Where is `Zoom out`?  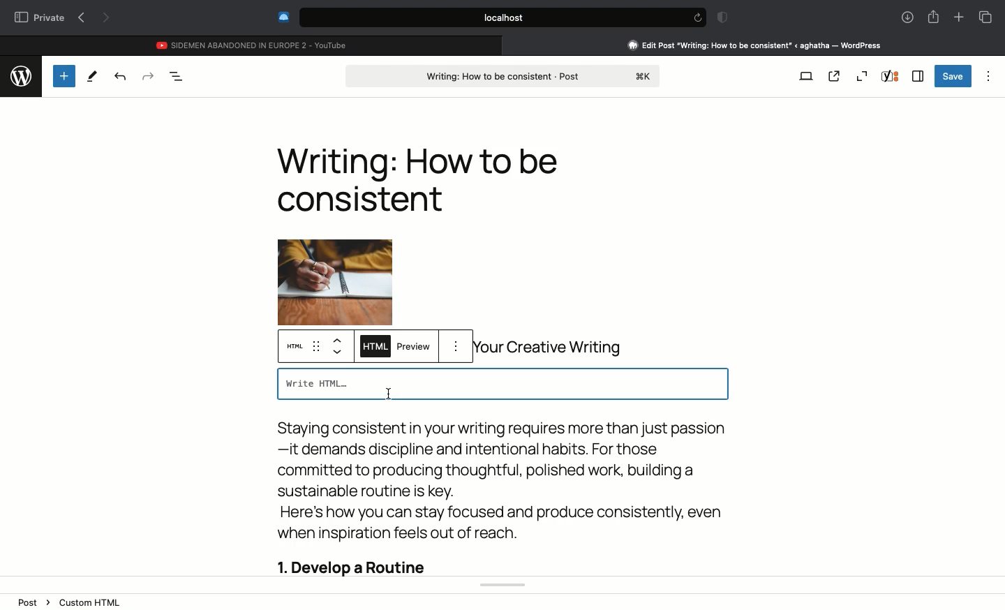
Zoom out is located at coordinates (861, 76).